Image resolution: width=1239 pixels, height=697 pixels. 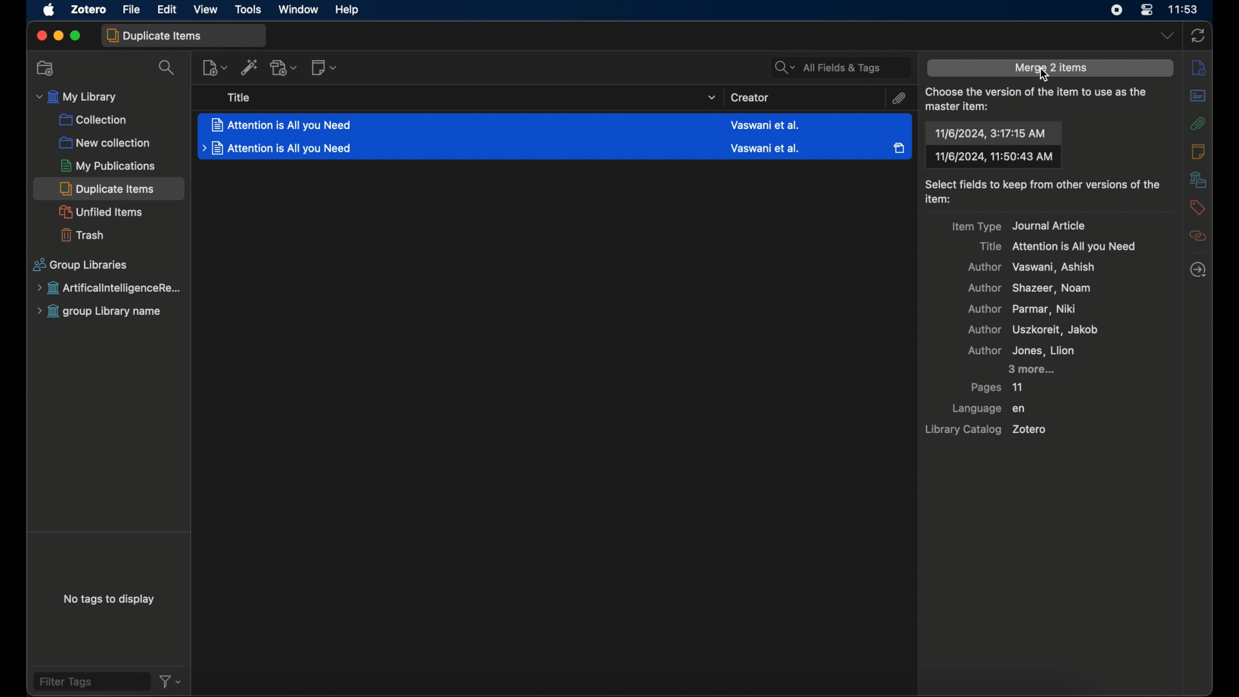 What do you see at coordinates (1022, 309) in the screenshot?
I see `author parma, niki` at bounding box center [1022, 309].